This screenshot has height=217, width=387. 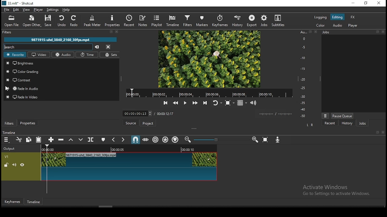 What do you see at coordinates (6, 33) in the screenshot?
I see `filters` at bounding box center [6, 33].